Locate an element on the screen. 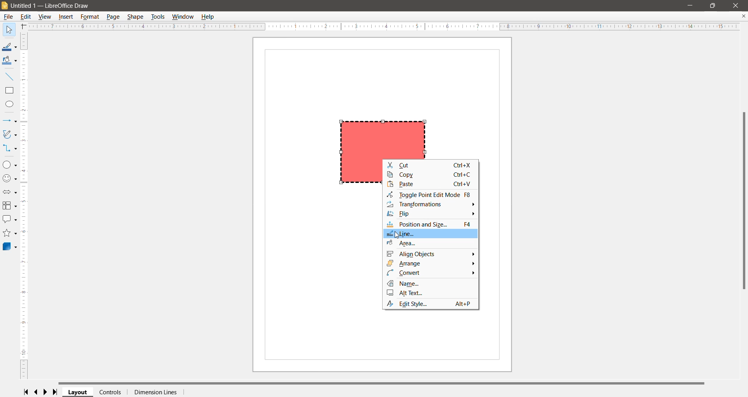  Line Color is located at coordinates (10, 47).